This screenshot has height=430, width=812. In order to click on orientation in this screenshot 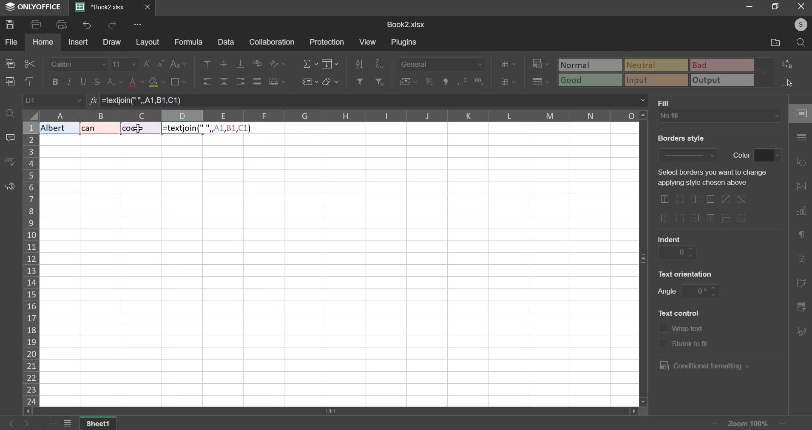, I will do `click(278, 63)`.